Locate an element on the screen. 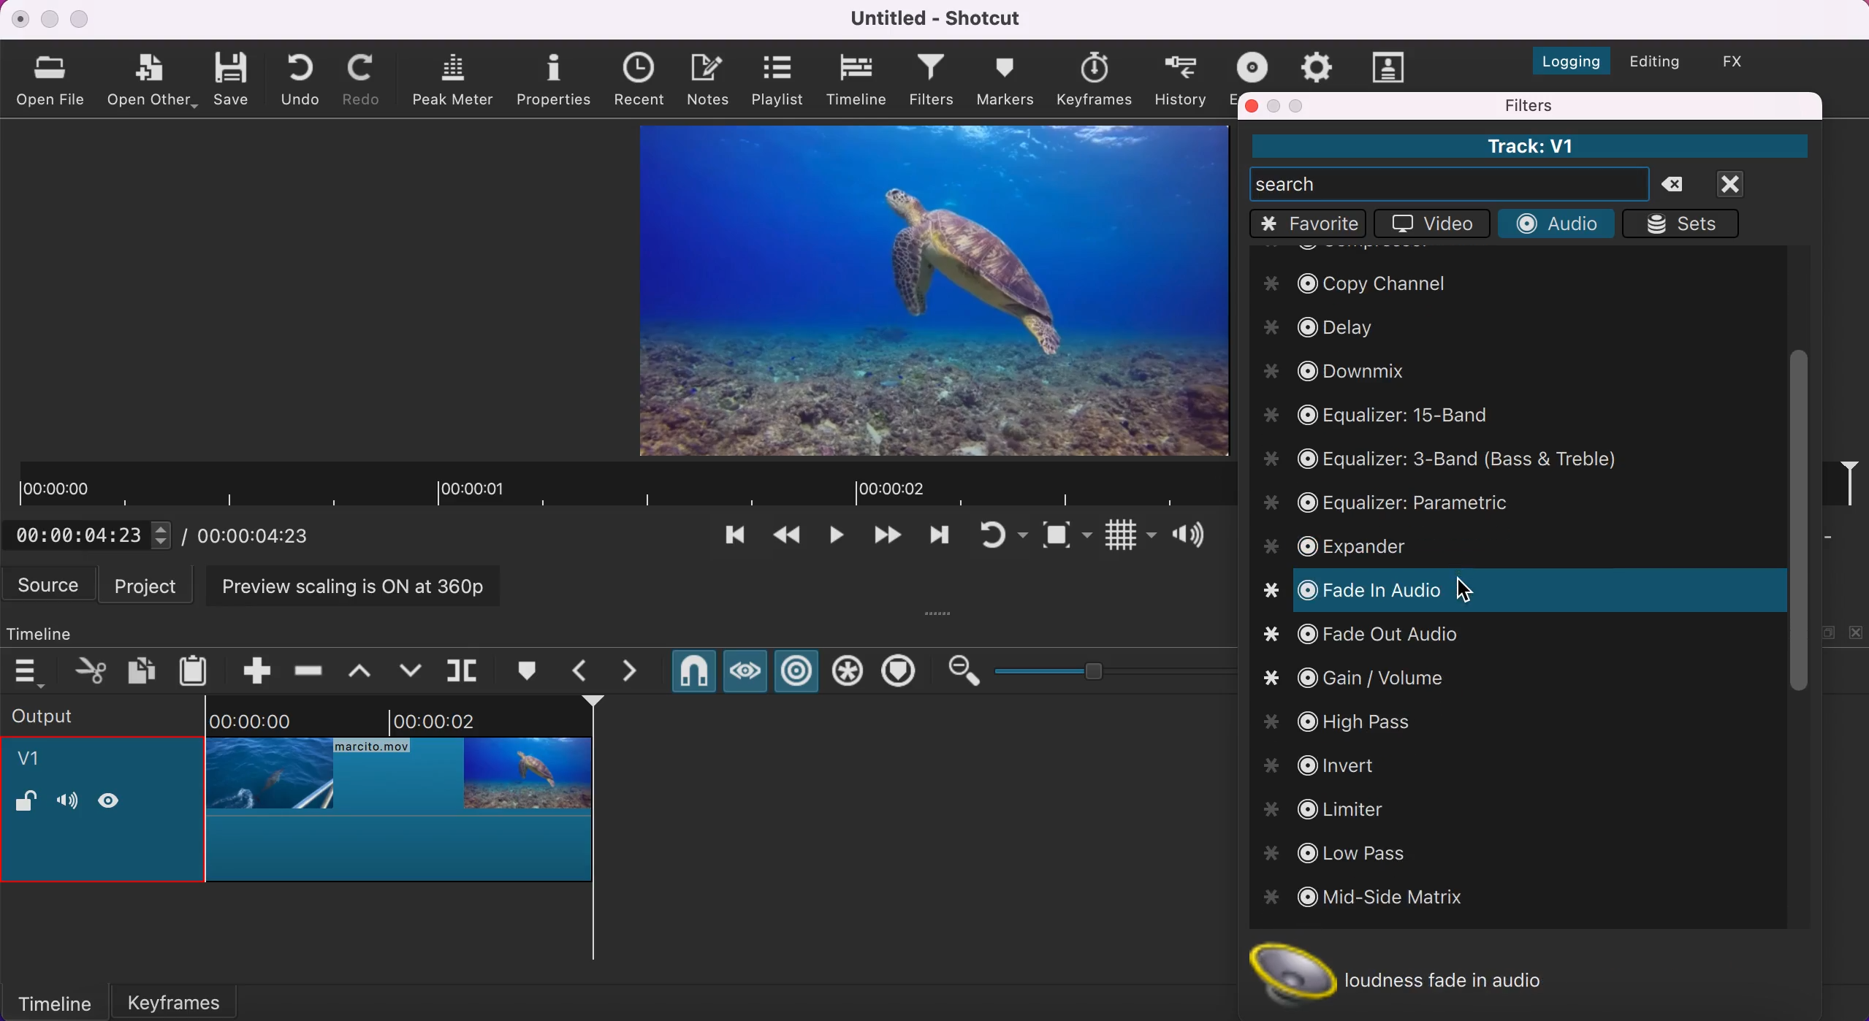 This screenshot has width=1869, height=1021. sets is located at coordinates (1687, 223).